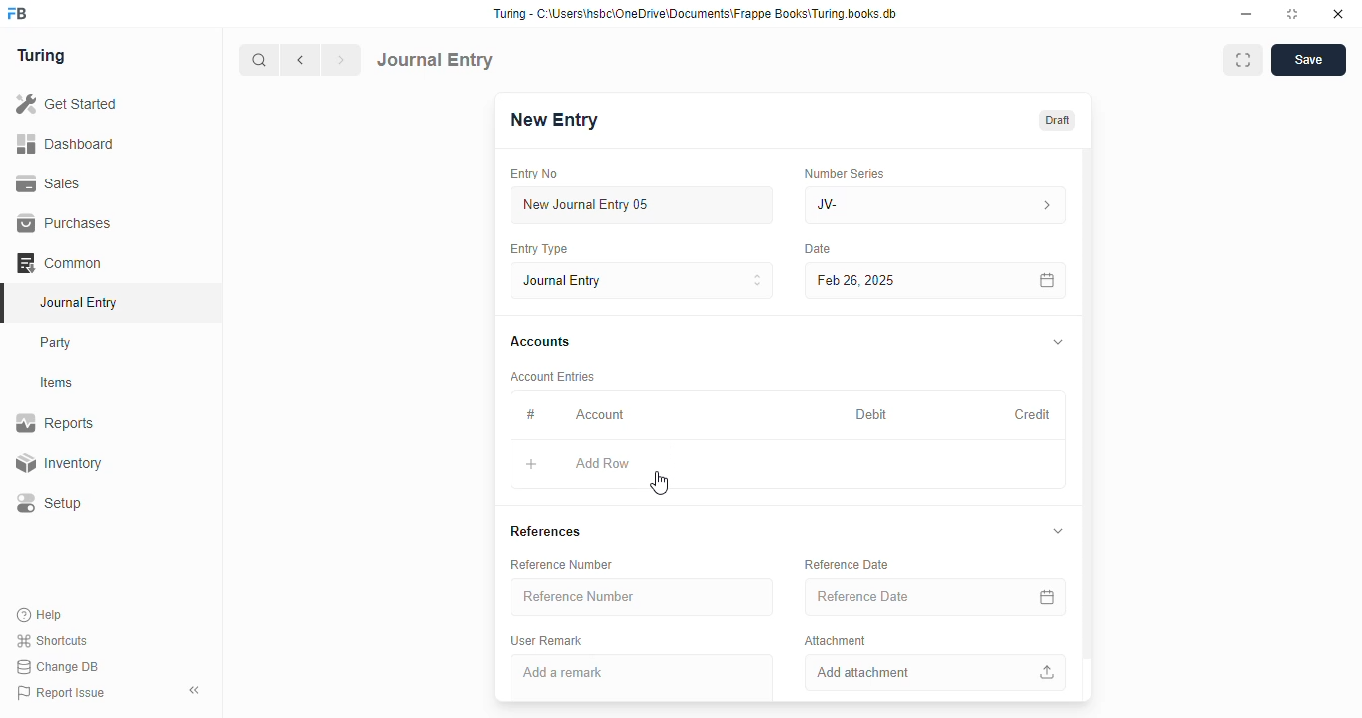 Image resolution: width=1362 pixels, height=718 pixels. Describe the element at coordinates (1058, 531) in the screenshot. I see `toggle expand/collapse` at that location.